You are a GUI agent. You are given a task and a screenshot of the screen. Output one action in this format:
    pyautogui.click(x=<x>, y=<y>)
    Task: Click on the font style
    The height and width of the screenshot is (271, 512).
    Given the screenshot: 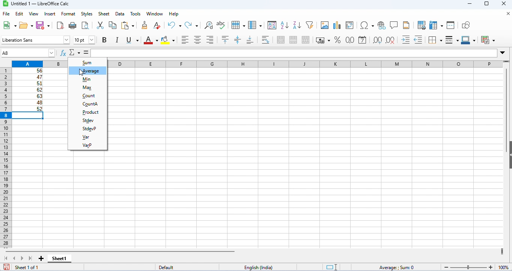 What is the action you would take?
    pyautogui.click(x=35, y=40)
    